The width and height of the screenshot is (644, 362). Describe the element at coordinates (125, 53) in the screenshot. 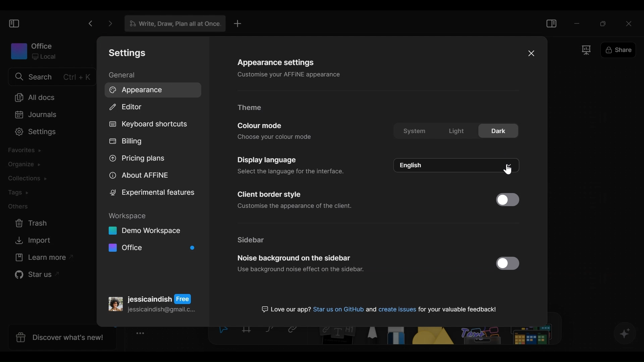

I see `Settings` at that location.